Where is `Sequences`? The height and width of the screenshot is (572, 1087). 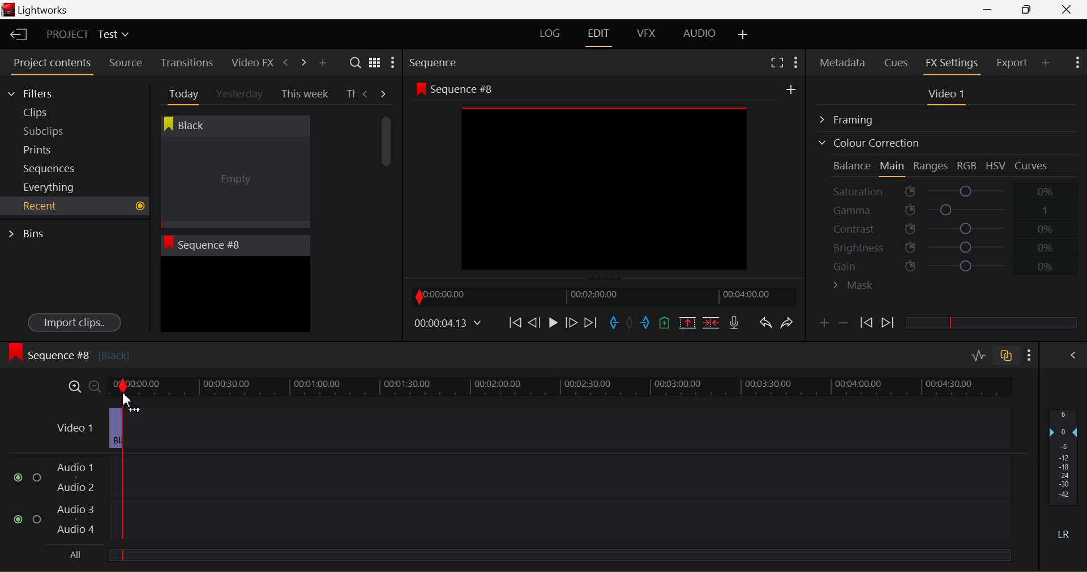
Sequences is located at coordinates (52, 167).